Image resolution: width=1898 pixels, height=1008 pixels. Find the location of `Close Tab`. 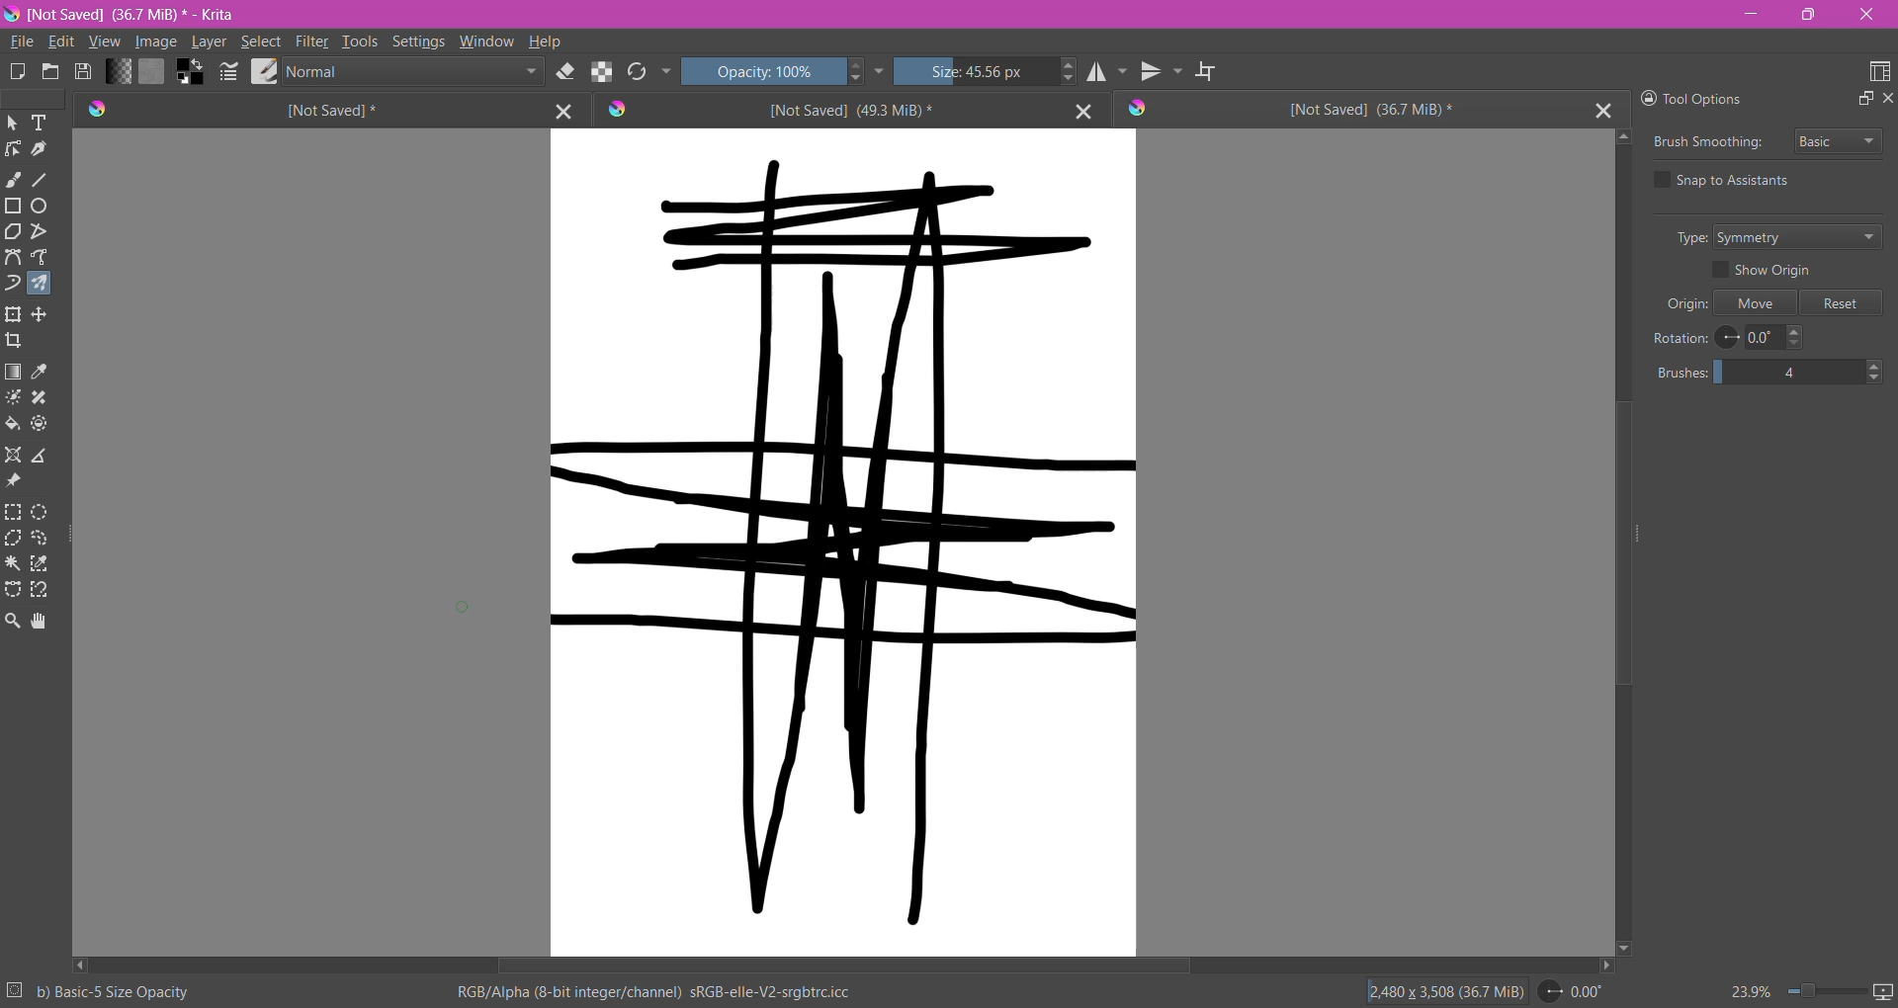

Close Tab is located at coordinates (560, 110).